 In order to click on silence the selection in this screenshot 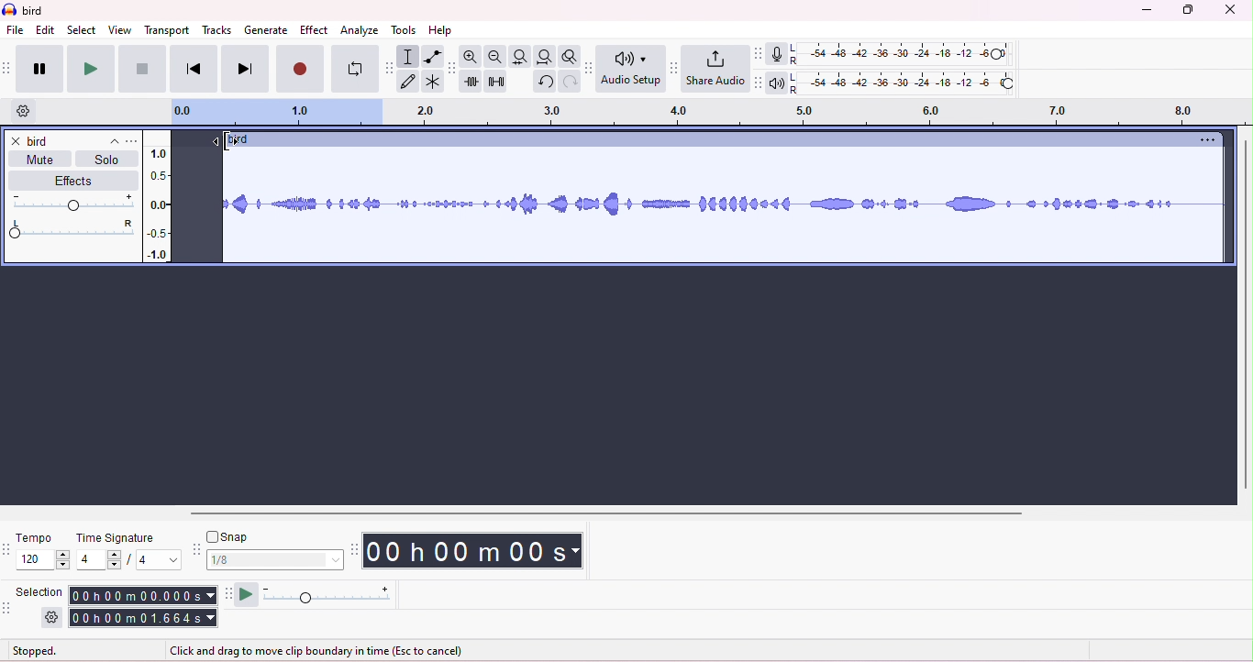, I will do `click(496, 83)`.